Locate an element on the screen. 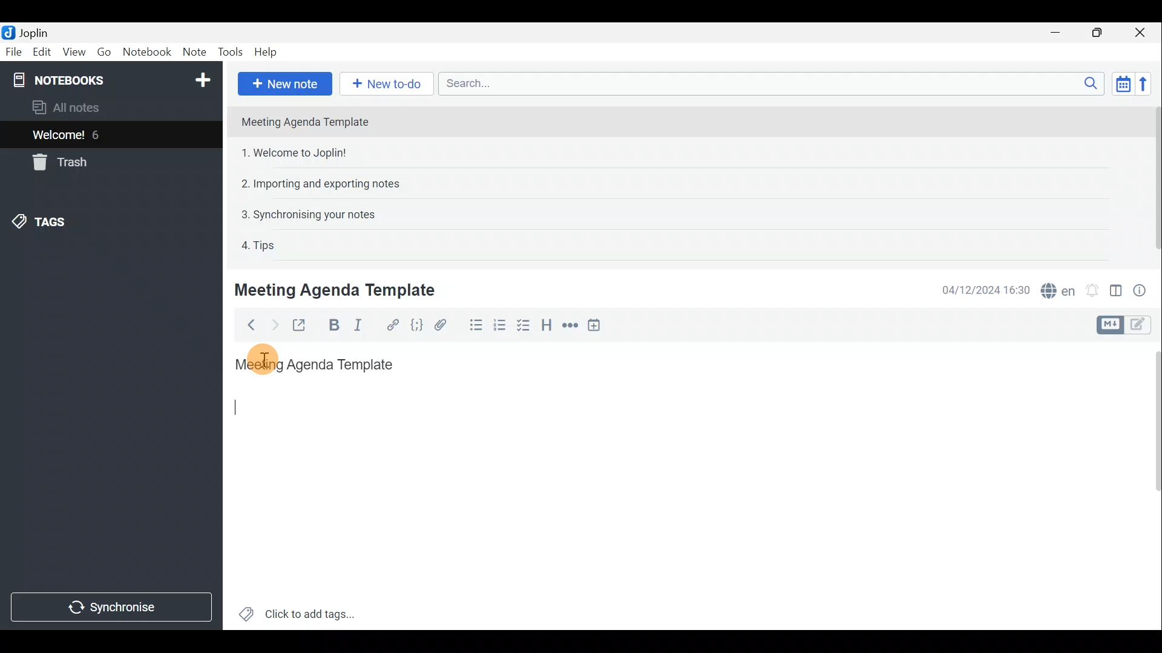 This screenshot has width=1162, height=653. Meeting Agenda Template is located at coordinates (306, 122).